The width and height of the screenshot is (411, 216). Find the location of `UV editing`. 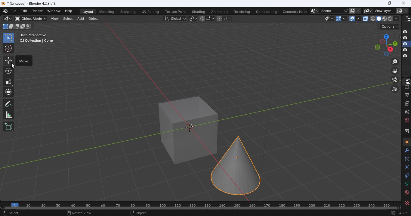

UV editing is located at coordinates (151, 11).